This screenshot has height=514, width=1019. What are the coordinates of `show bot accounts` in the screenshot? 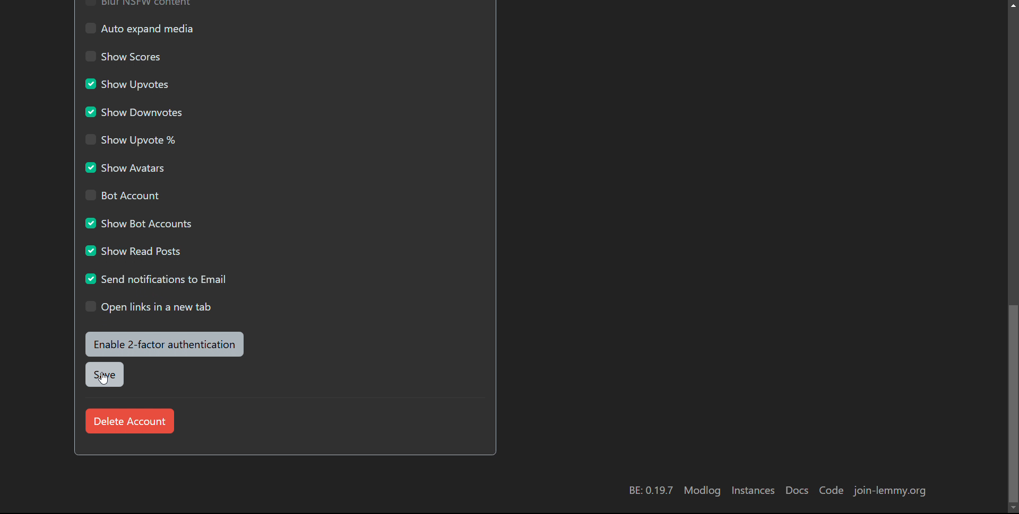 It's located at (137, 223).